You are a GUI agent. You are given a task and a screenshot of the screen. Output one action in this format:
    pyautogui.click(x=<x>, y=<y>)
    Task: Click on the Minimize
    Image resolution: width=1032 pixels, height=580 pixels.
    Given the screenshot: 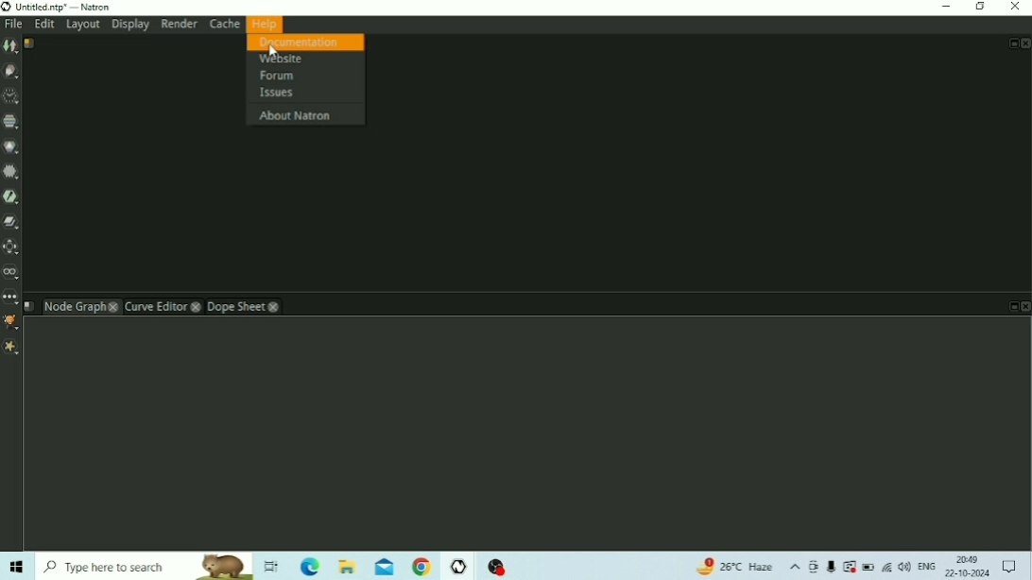 What is the action you would take?
    pyautogui.click(x=947, y=6)
    